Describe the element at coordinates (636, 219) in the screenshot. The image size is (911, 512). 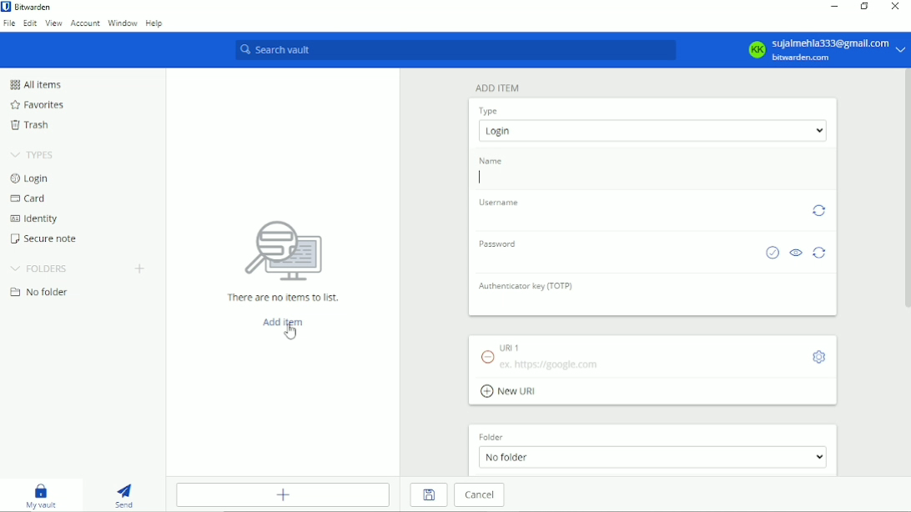
I see `add username` at that location.